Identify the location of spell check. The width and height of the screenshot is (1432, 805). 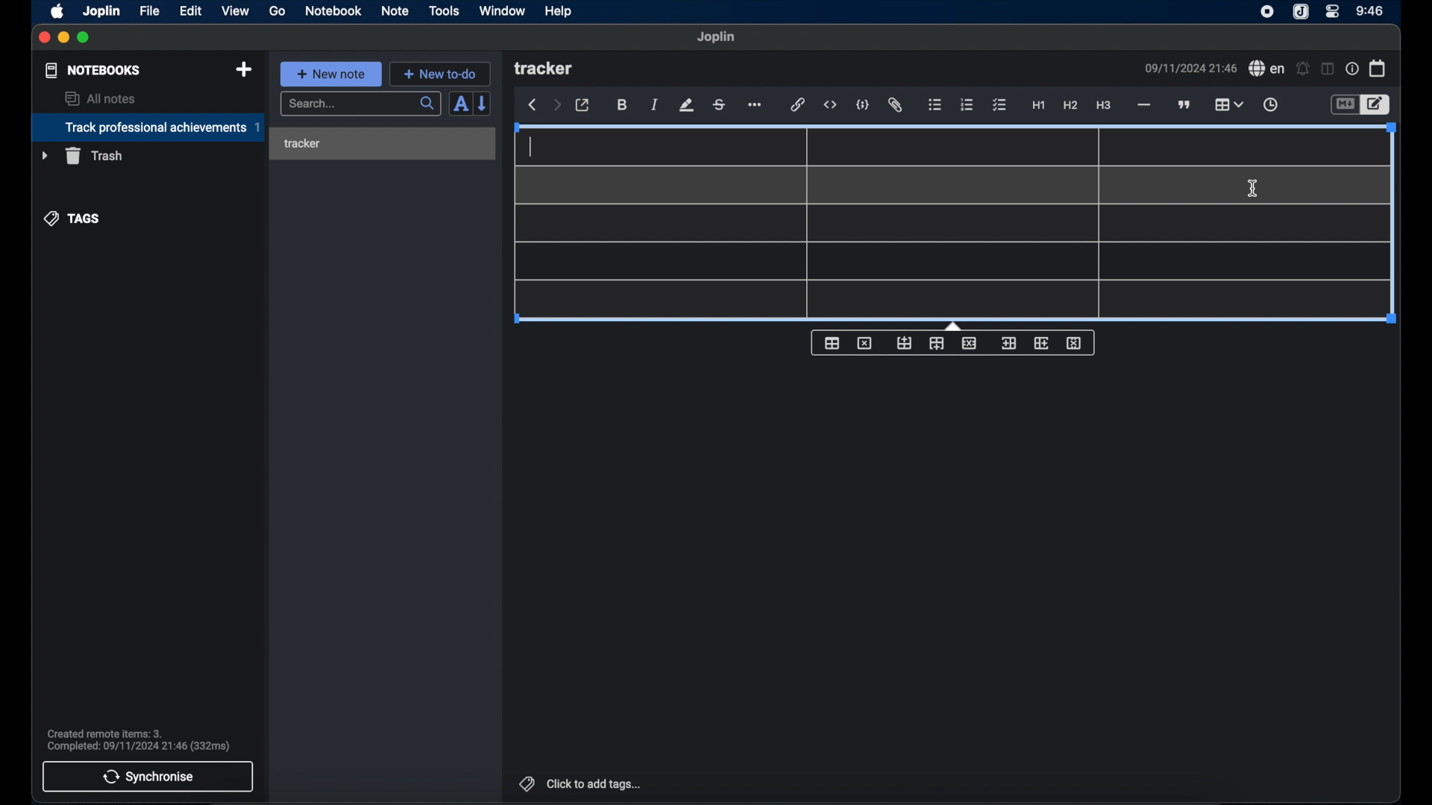
(1266, 69).